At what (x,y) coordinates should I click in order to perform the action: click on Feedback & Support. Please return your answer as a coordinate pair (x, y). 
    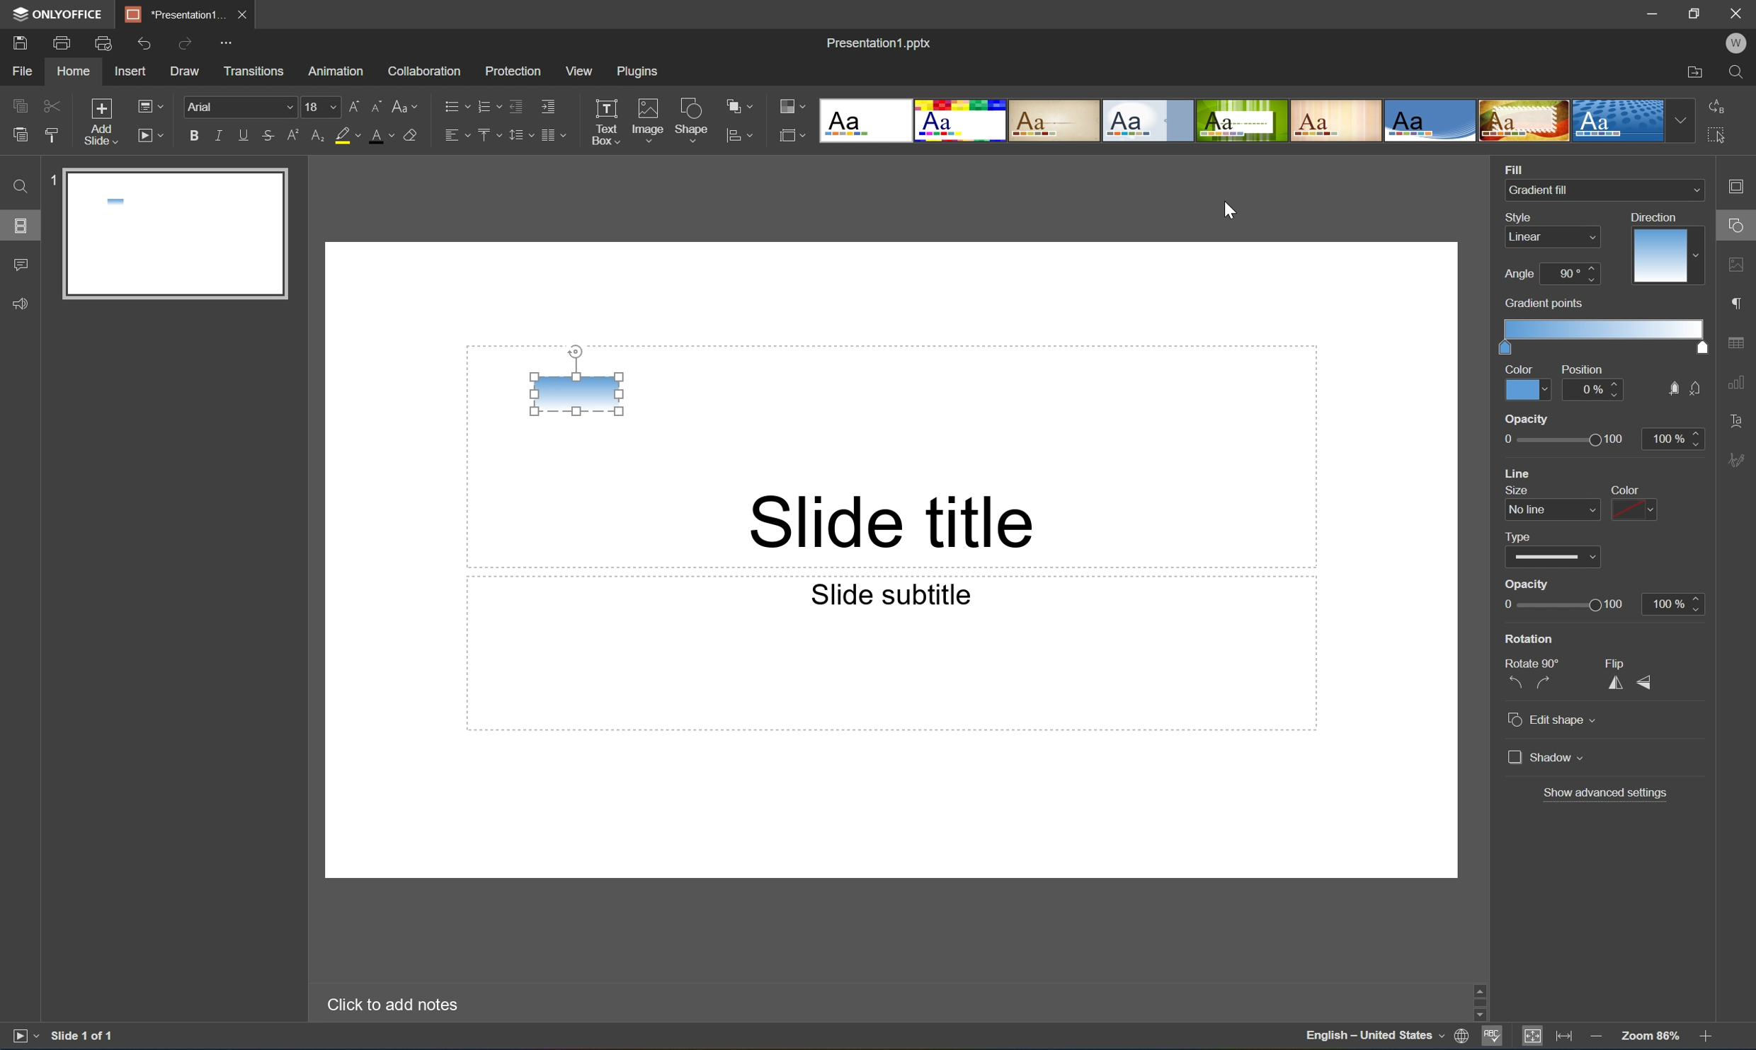
    Looking at the image, I should click on (22, 303).